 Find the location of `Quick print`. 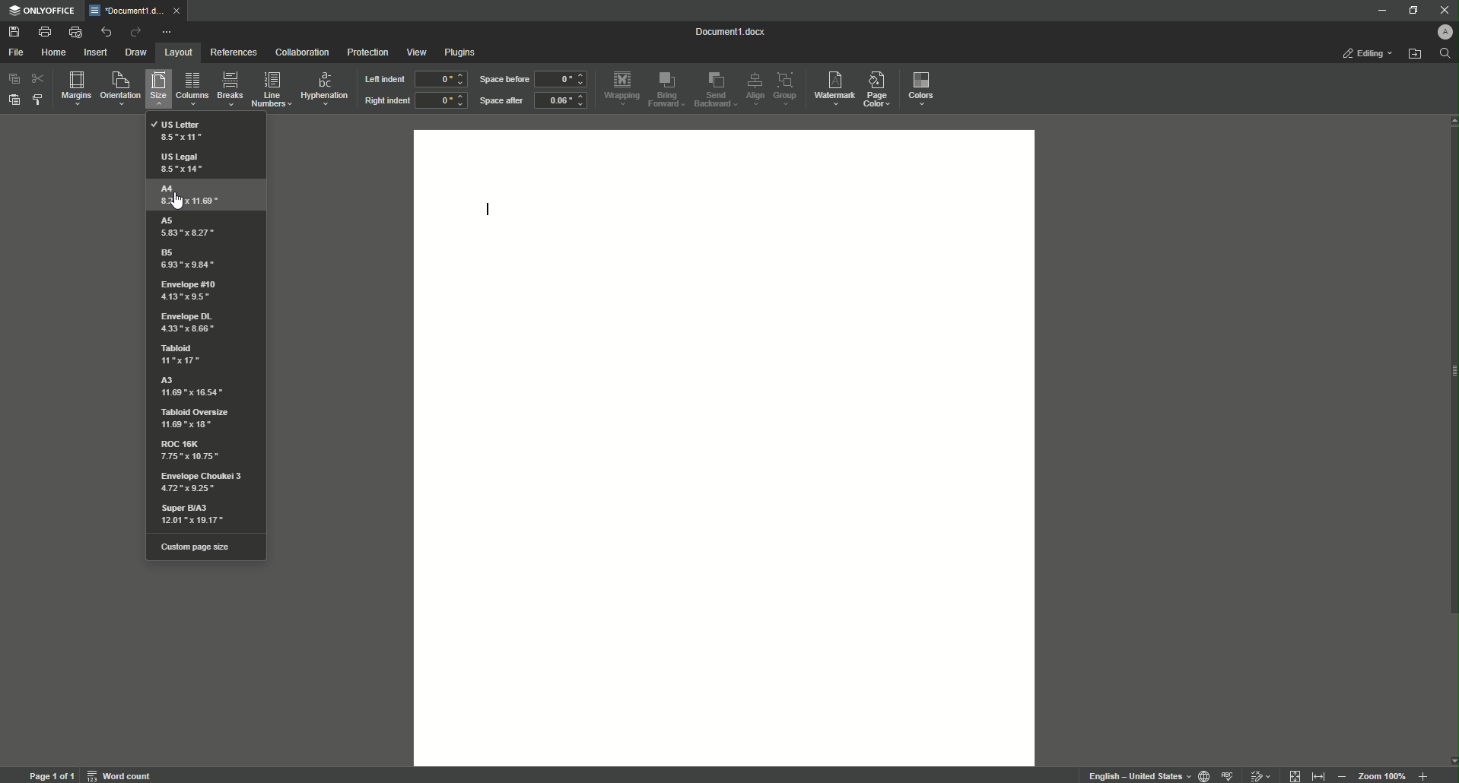

Quick print is located at coordinates (74, 31).